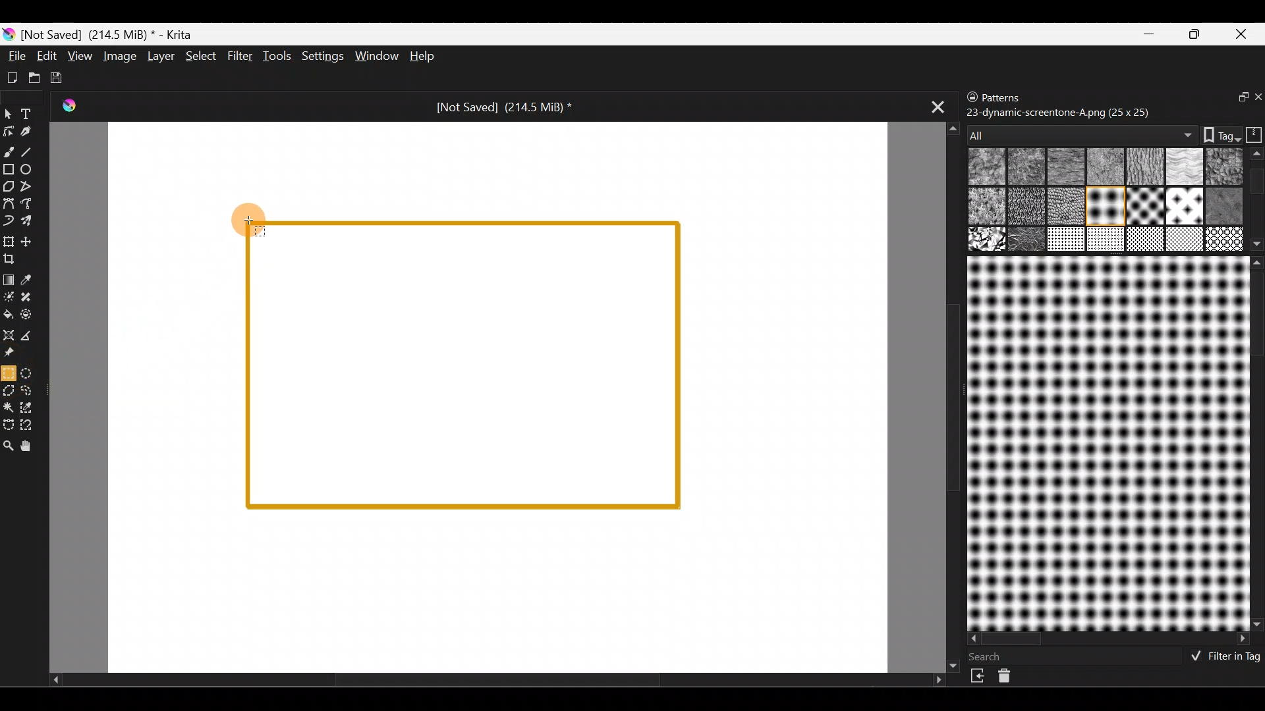 The image size is (1265, 711). I want to click on Select shapes, so click(8, 115).